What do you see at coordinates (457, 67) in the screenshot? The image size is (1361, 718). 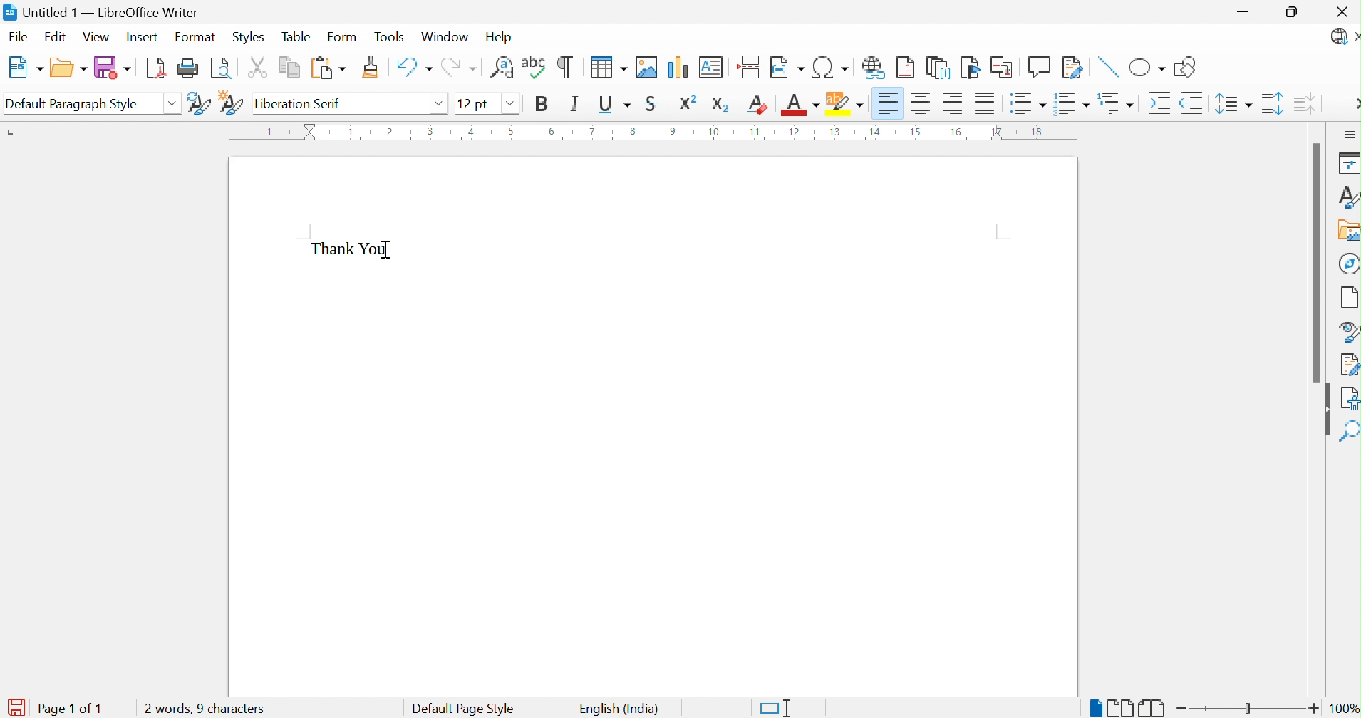 I see `` at bounding box center [457, 67].